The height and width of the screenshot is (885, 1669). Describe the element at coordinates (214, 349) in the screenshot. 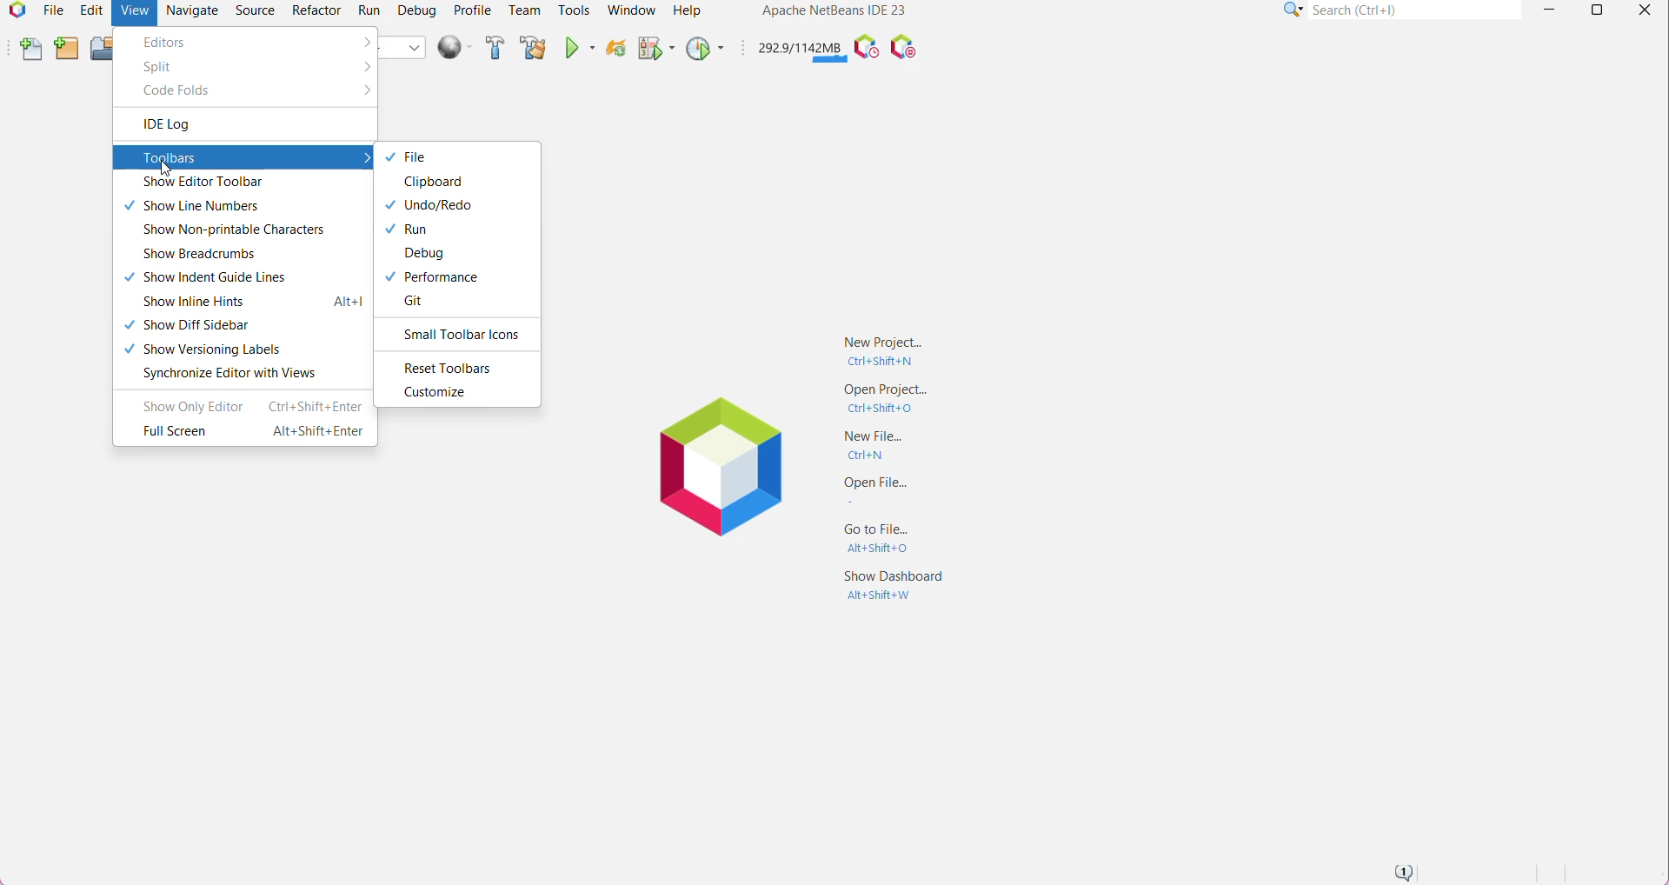

I see `Show Versioning Labels` at that location.